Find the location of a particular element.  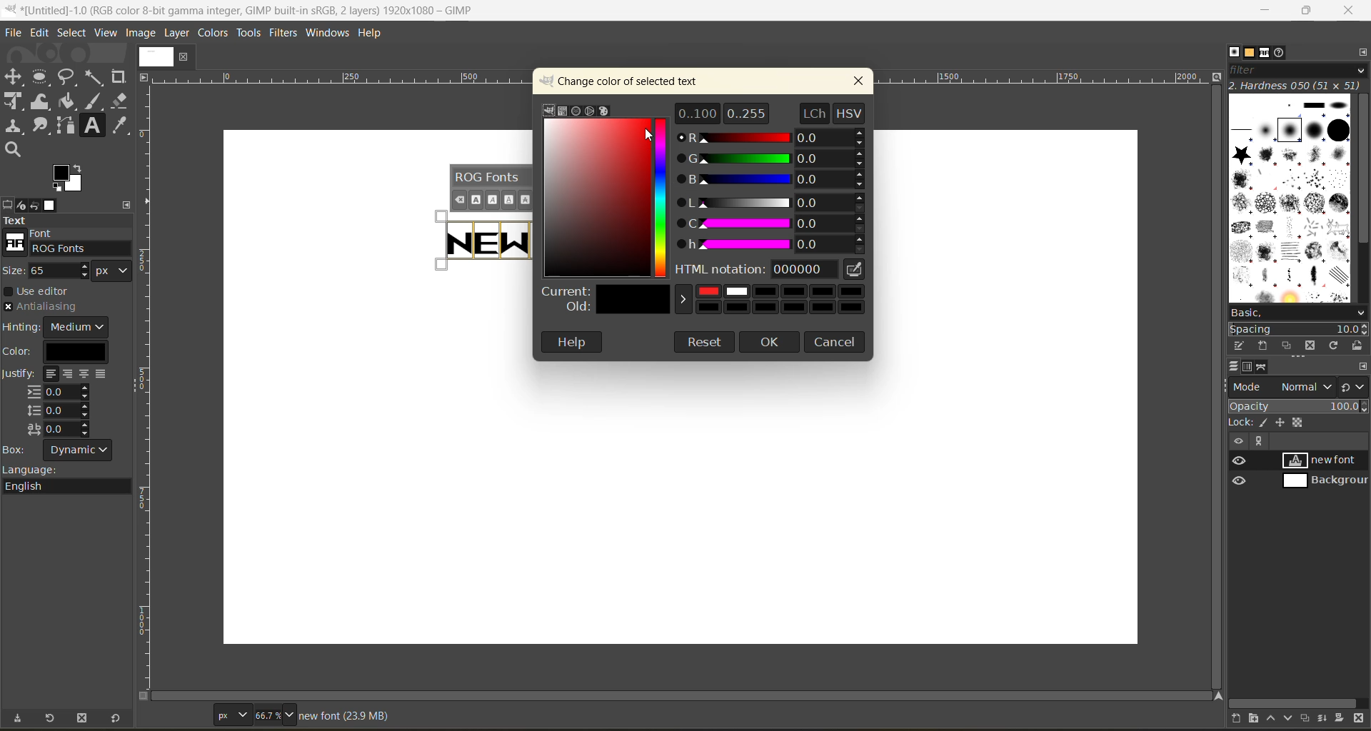

undo history is located at coordinates (33, 203).